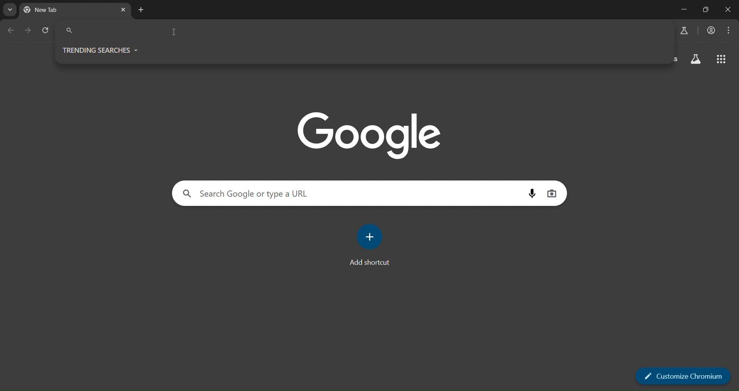 The height and width of the screenshot is (391, 739). Describe the element at coordinates (29, 31) in the screenshot. I see `go forward one page` at that location.